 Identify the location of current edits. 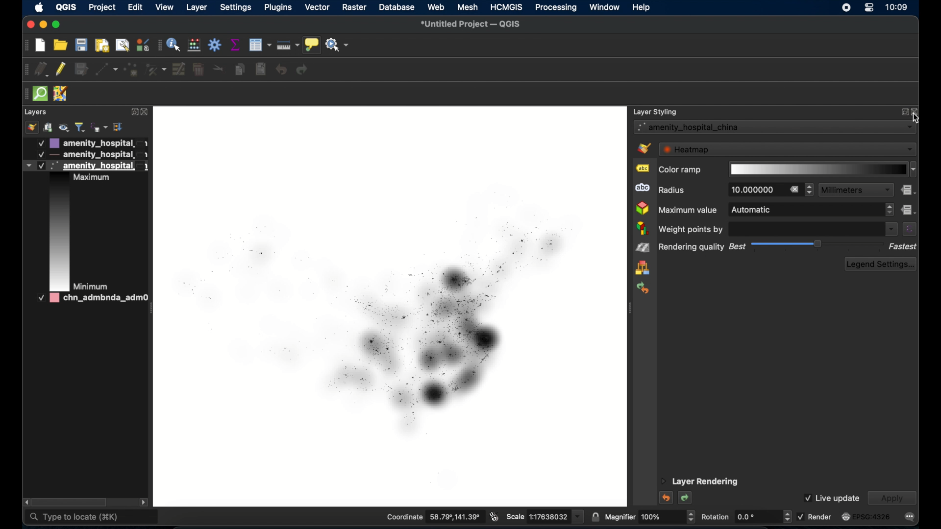
(41, 69).